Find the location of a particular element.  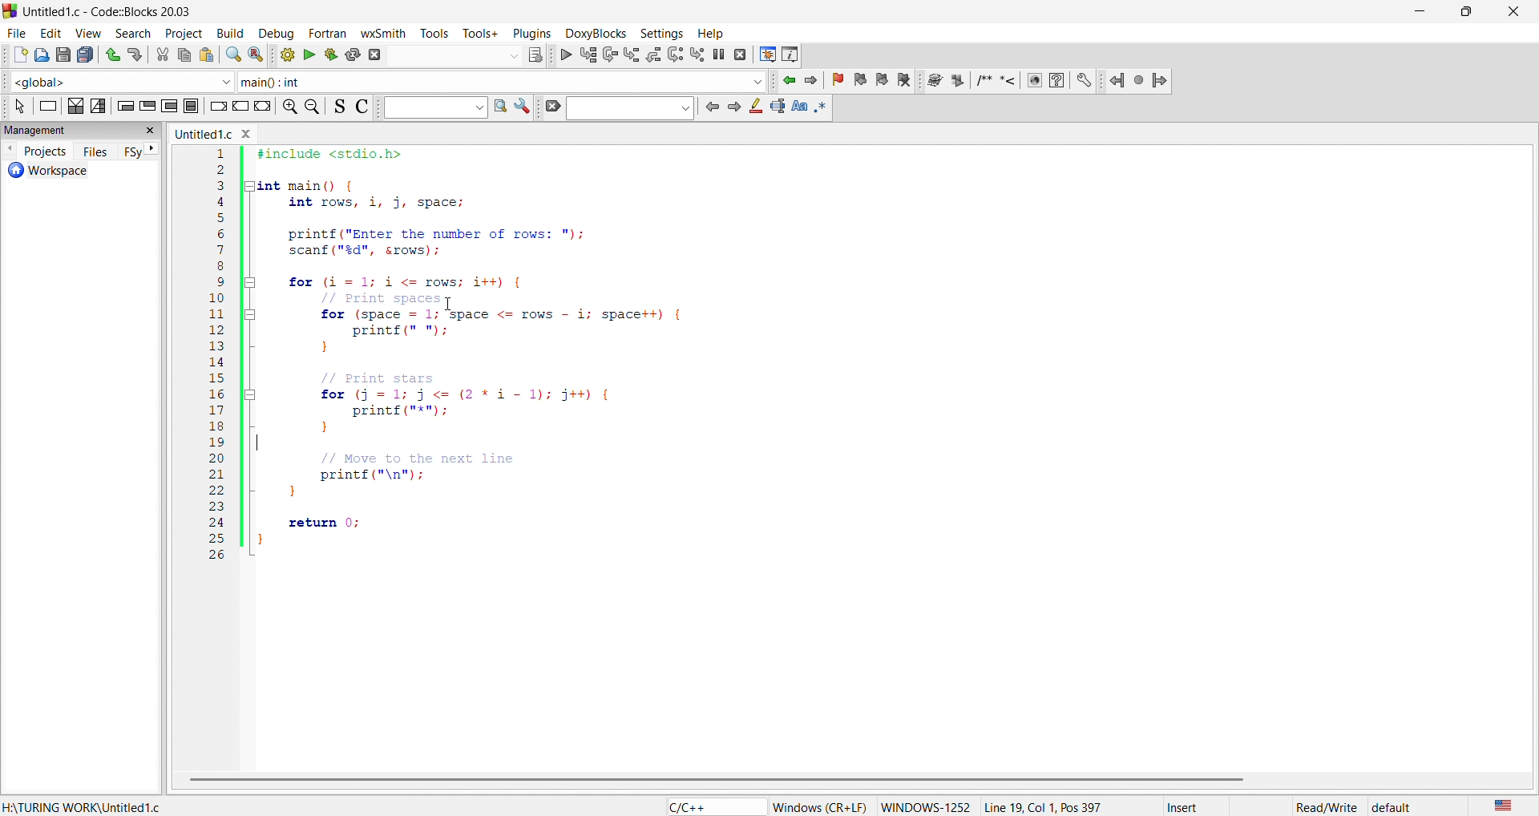

highlight is located at coordinates (753, 107).